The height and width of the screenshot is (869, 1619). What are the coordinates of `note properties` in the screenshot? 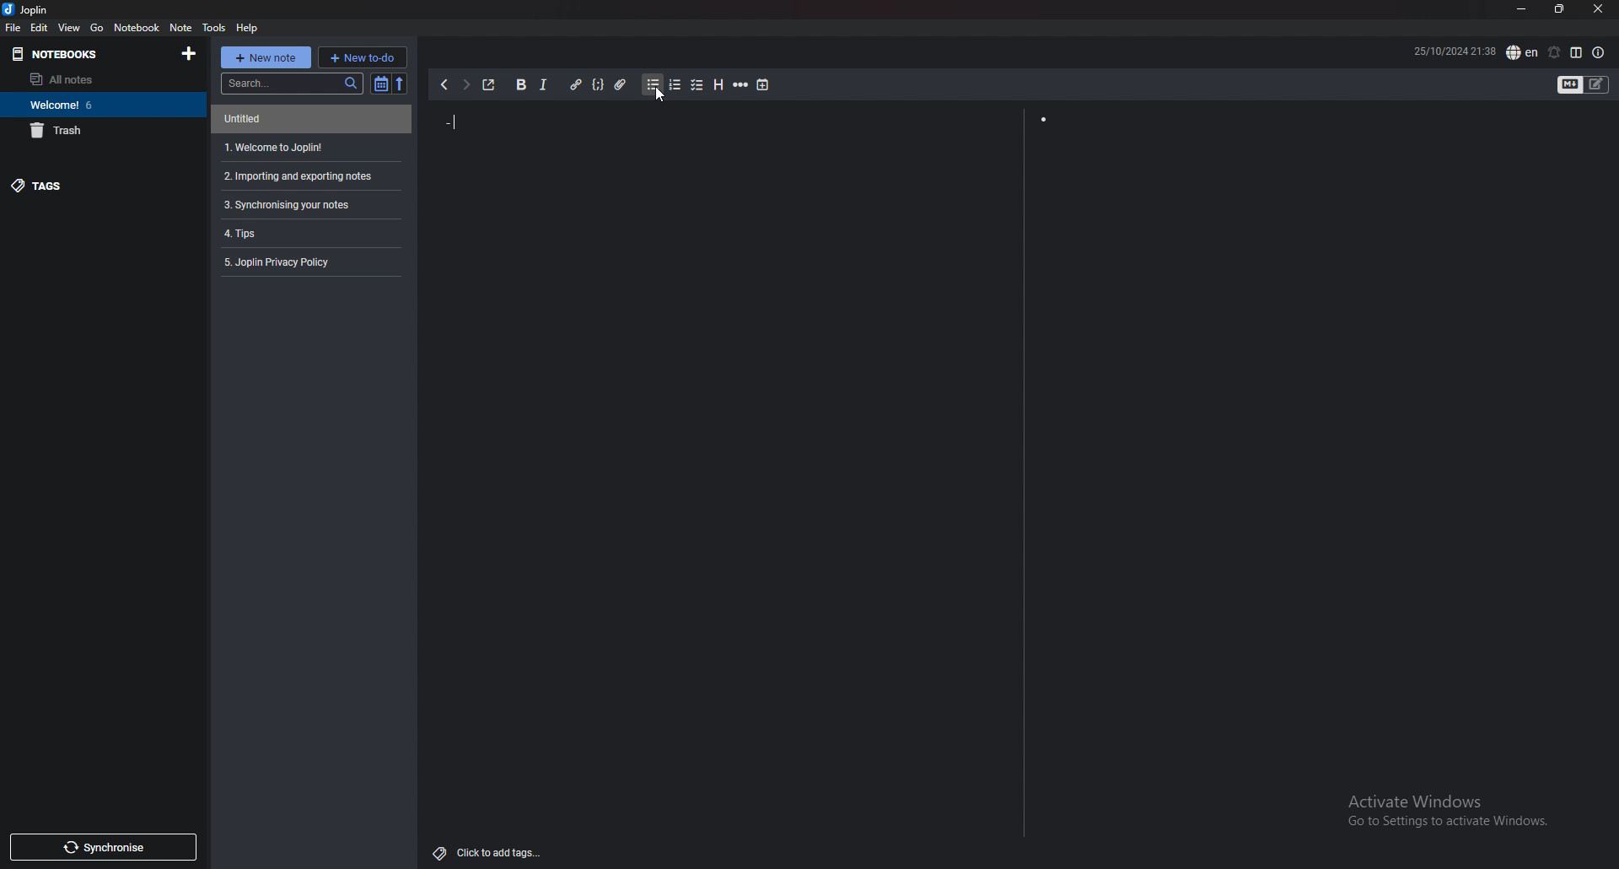 It's located at (1603, 53).